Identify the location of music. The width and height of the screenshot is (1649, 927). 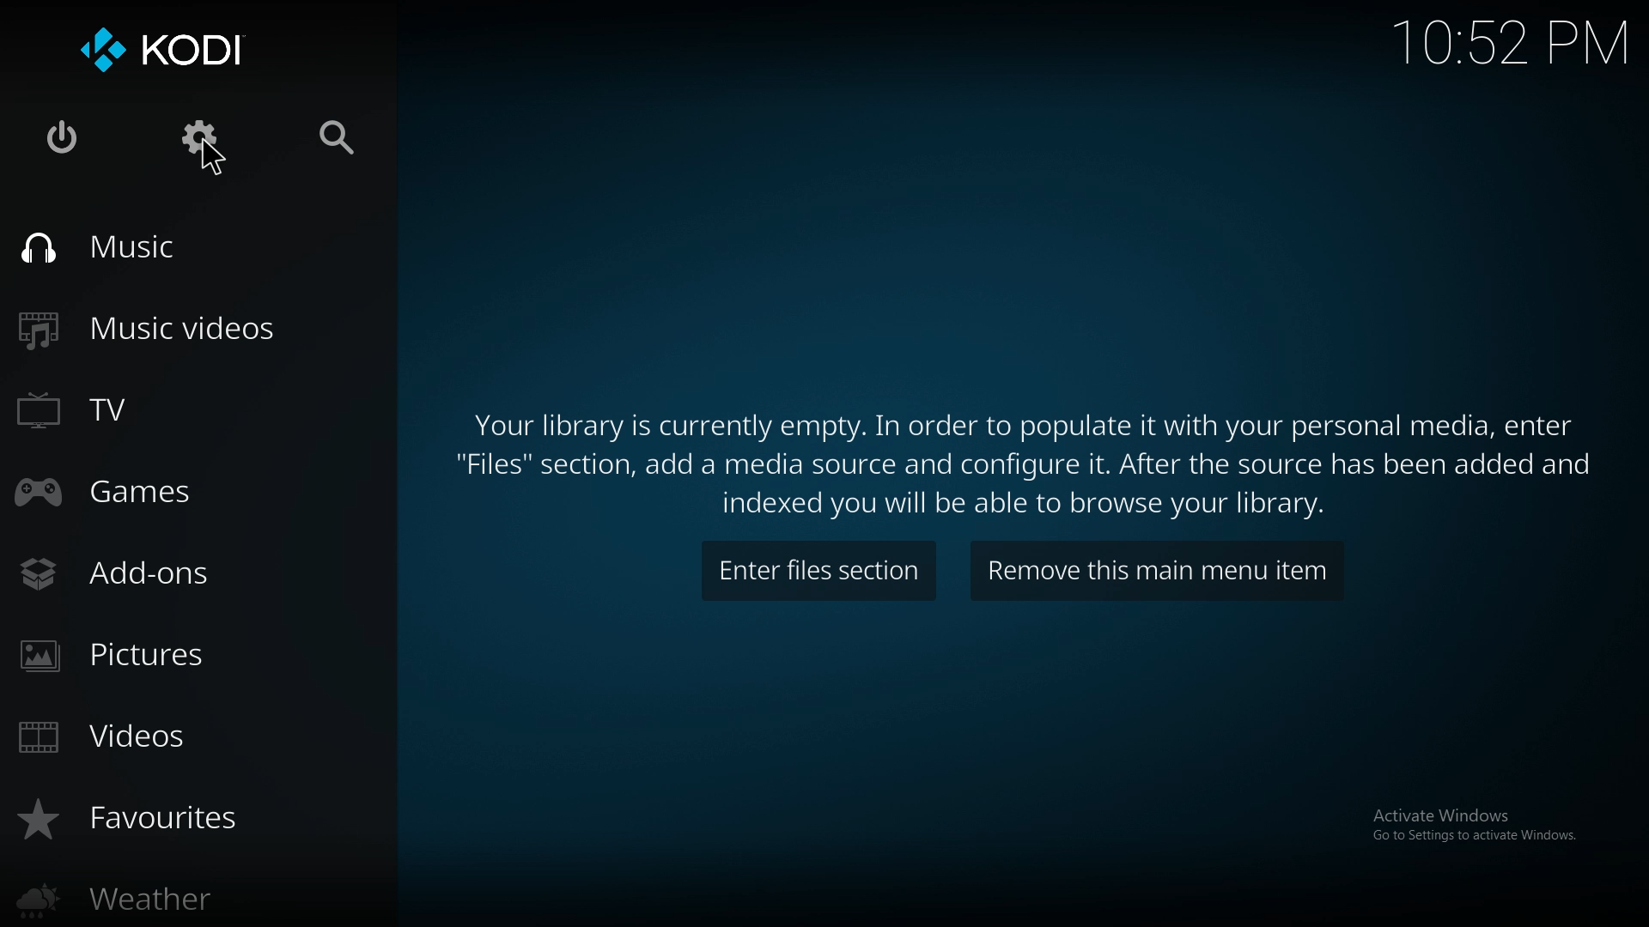
(152, 249).